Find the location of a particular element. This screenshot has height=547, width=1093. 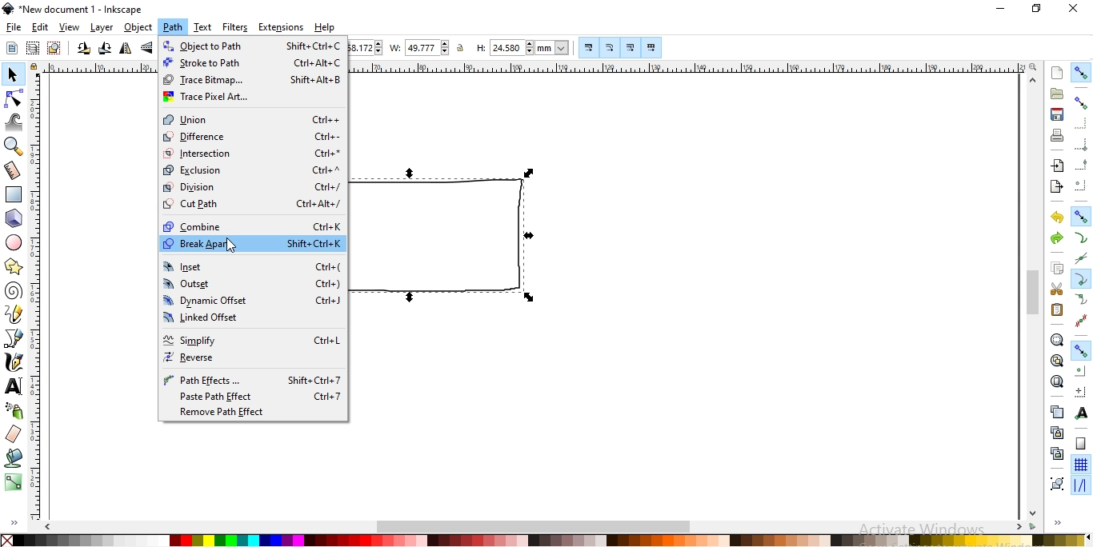

snap nodes, paths and handles is located at coordinates (1081, 217).